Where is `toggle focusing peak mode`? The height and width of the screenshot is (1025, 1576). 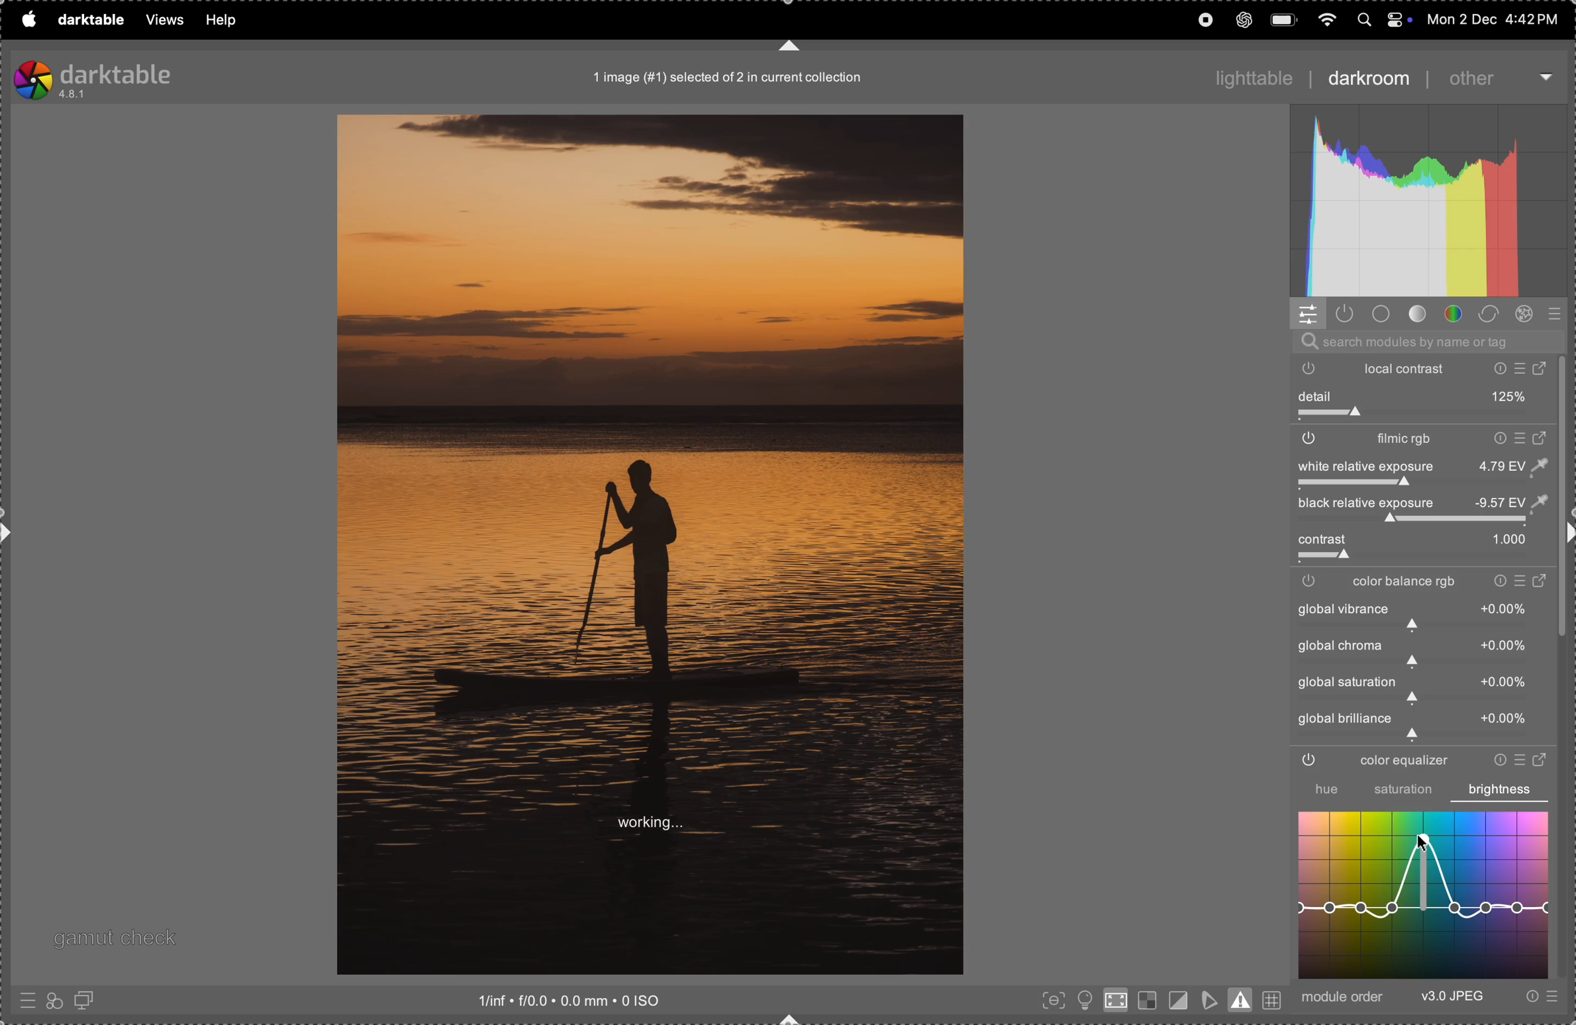 toggle focusing peak mode is located at coordinates (1050, 1001).